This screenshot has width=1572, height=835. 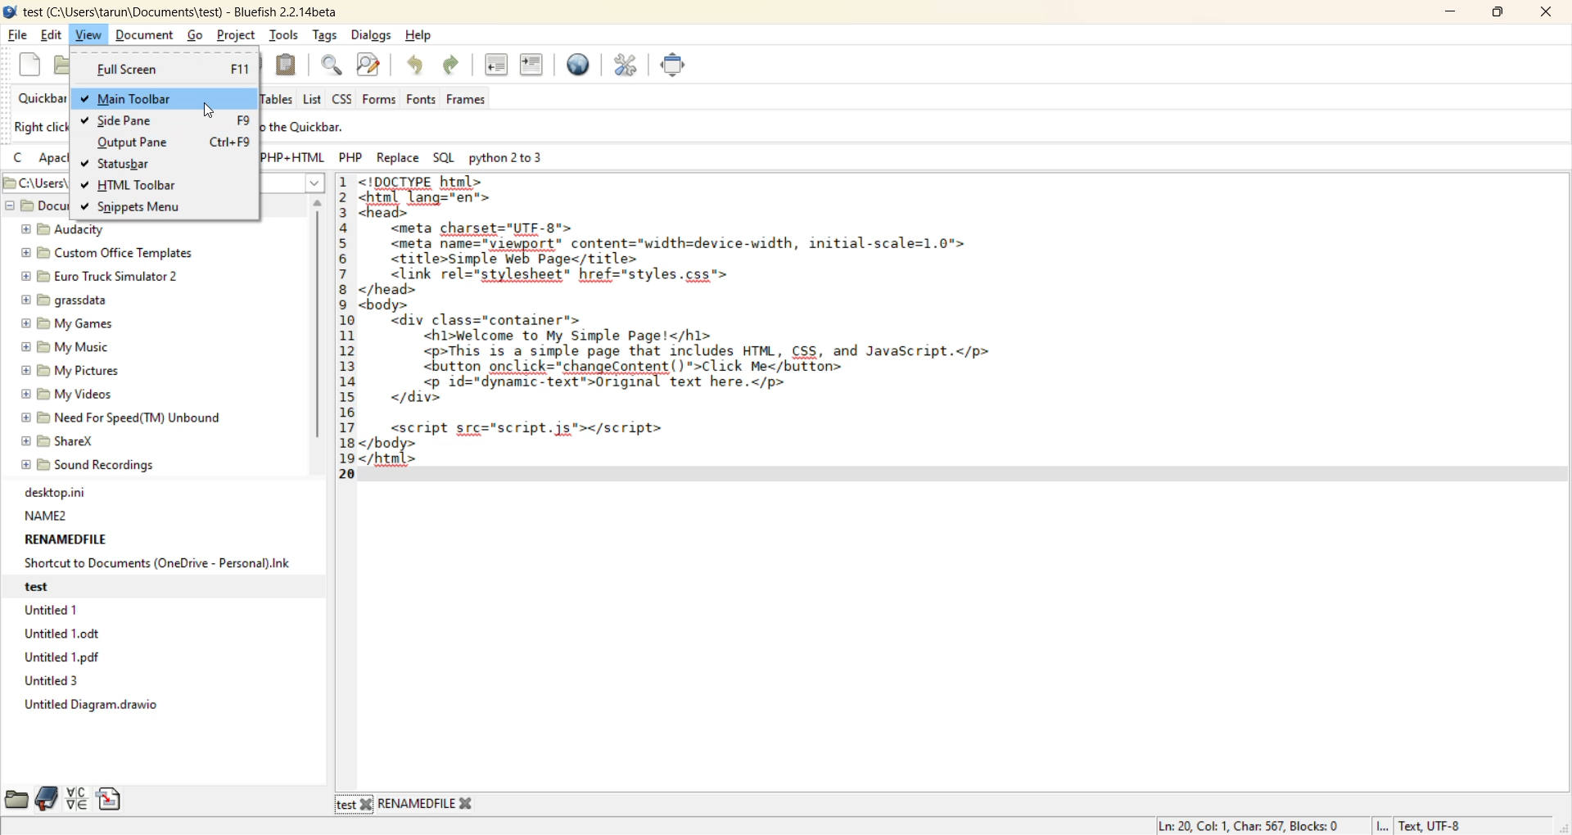 I want to click on # BE Audacity, so click(x=63, y=230).